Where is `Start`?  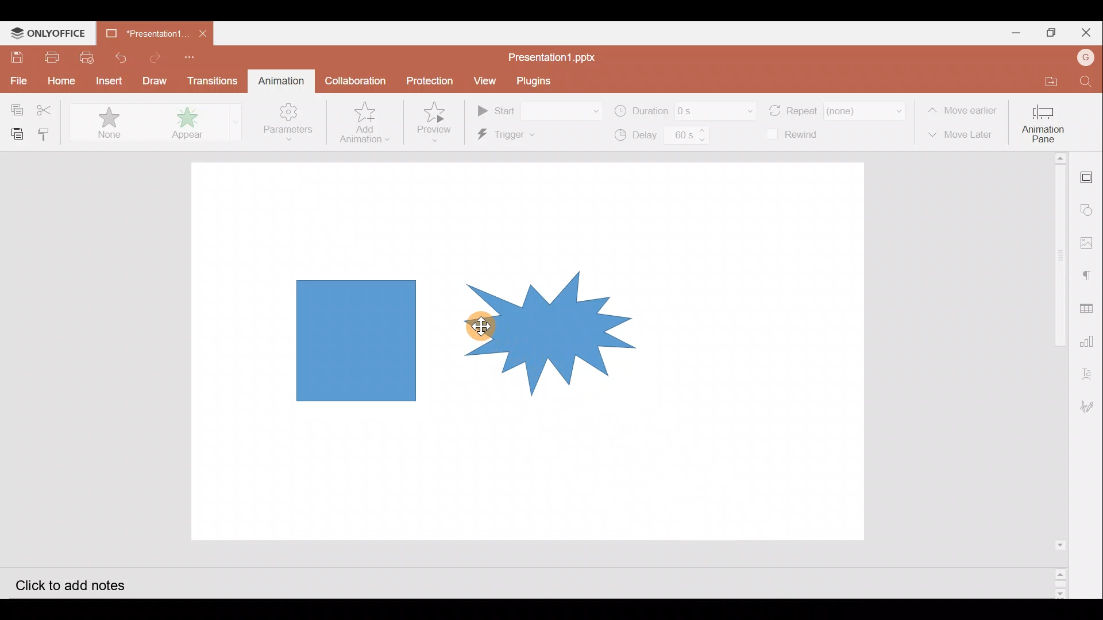 Start is located at coordinates (538, 110).